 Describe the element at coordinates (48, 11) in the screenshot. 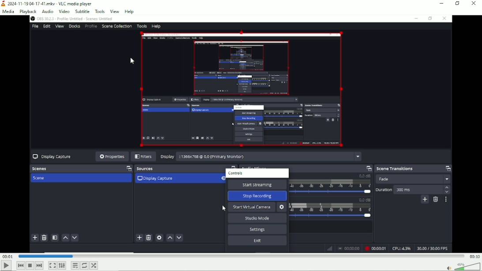

I see `Audio` at that location.